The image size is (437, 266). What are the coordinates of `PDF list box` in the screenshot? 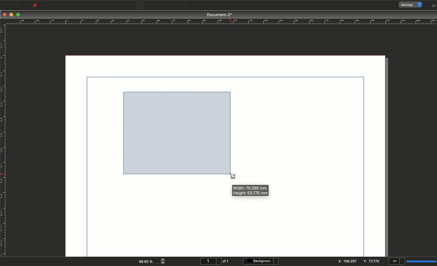 It's located at (371, 5).